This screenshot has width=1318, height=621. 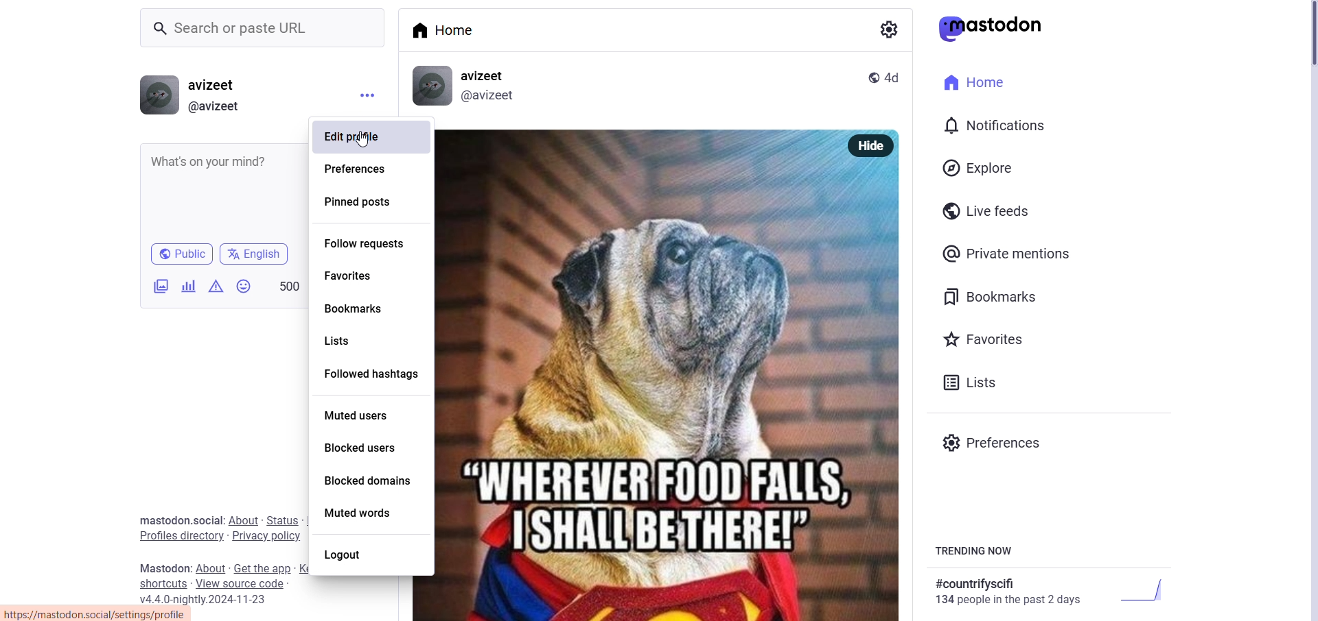 What do you see at coordinates (664, 390) in the screenshot?
I see `post` at bounding box center [664, 390].